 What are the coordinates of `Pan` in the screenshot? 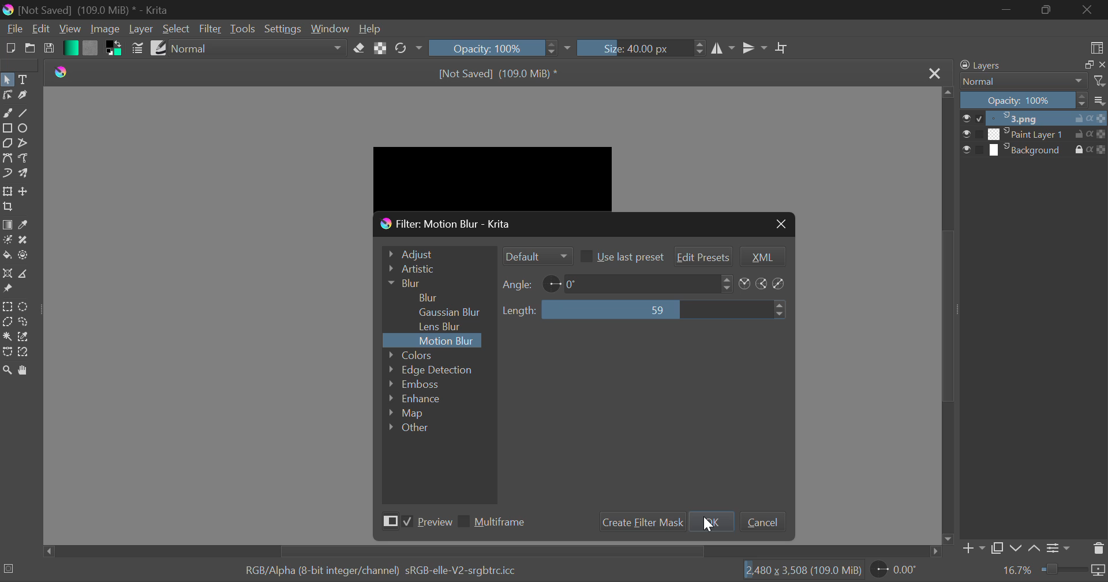 It's located at (28, 371).